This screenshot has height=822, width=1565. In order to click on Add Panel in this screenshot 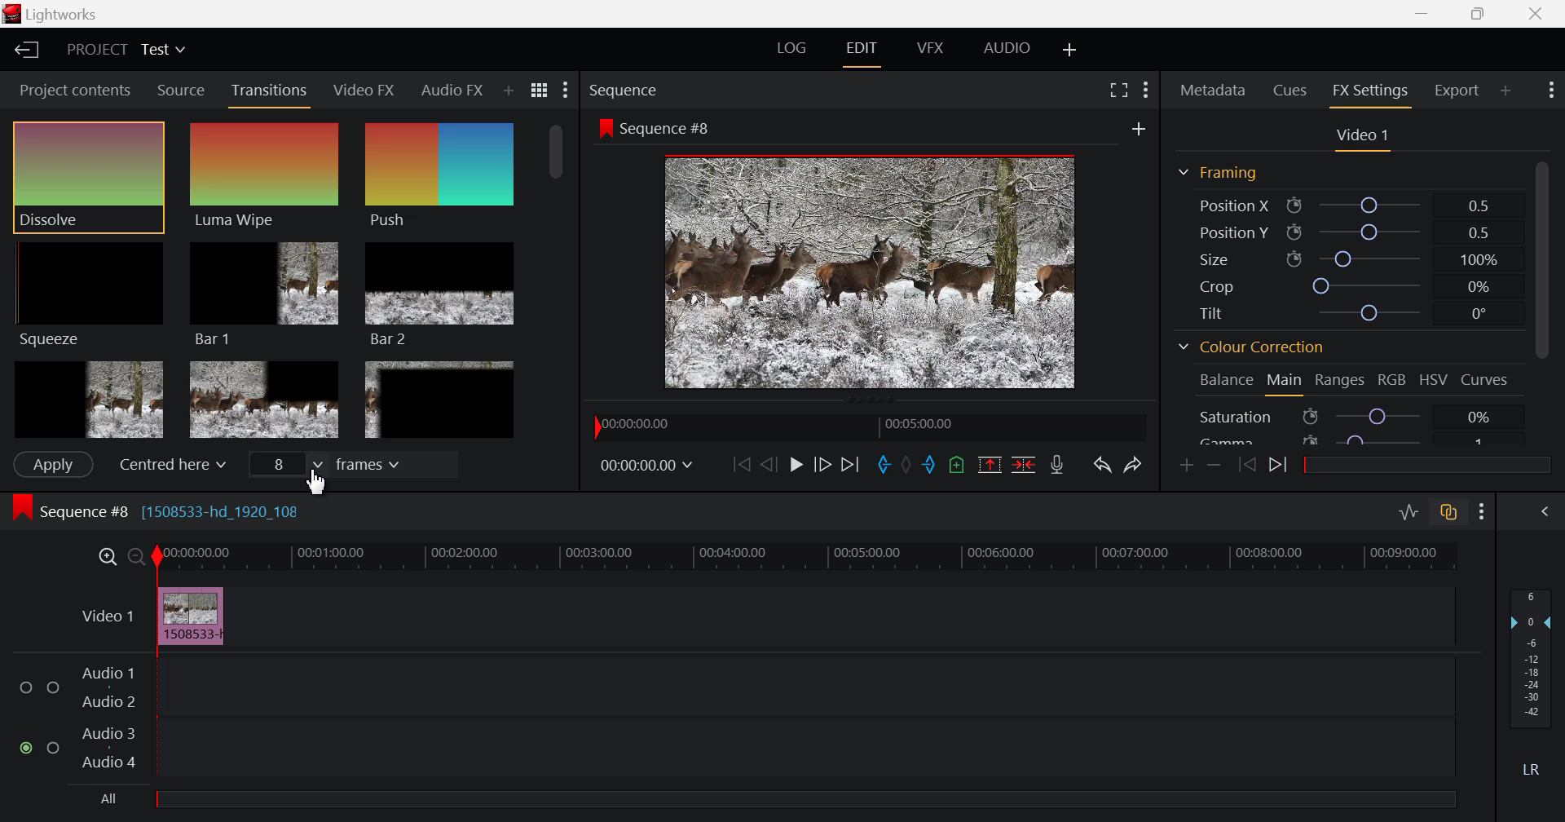, I will do `click(1505, 89)`.